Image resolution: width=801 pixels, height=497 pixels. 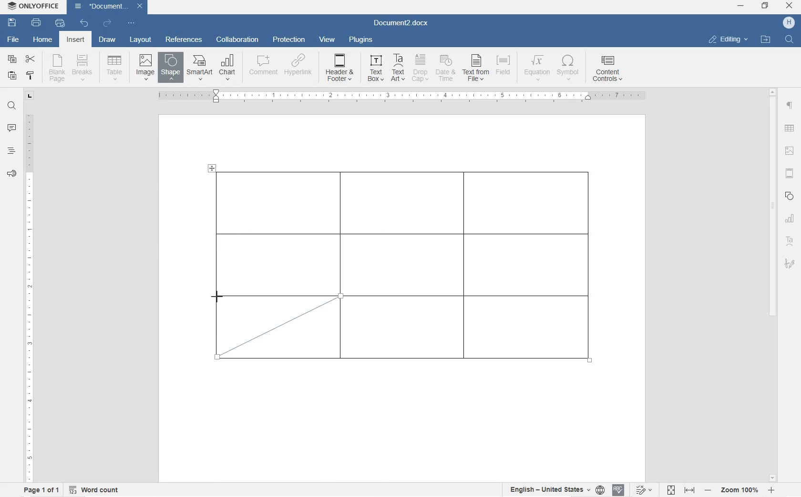 What do you see at coordinates (31, 97) in the screenshot?
I see `tab` at bounding box center [31, 97].